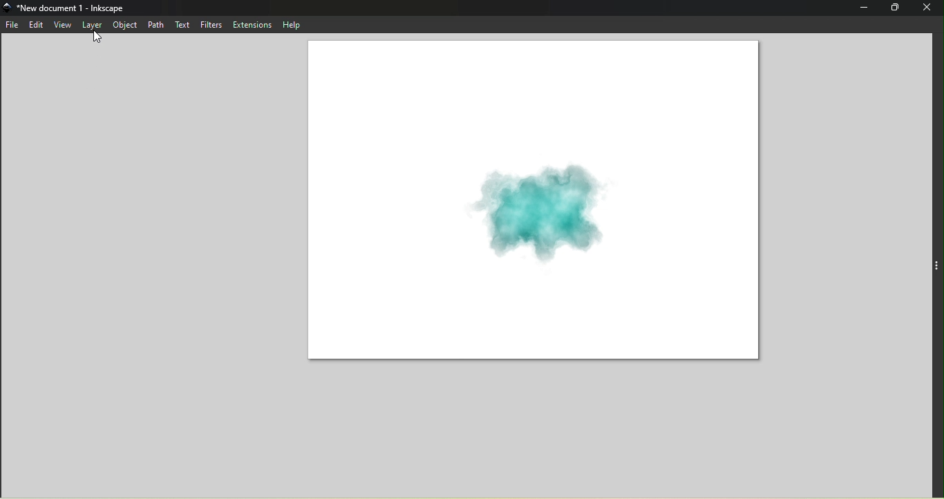 The image size is (944, 499). What do you see at coordinates (153, 23) in the screenshot?
I see `Path` at bounding box center [153, 23].